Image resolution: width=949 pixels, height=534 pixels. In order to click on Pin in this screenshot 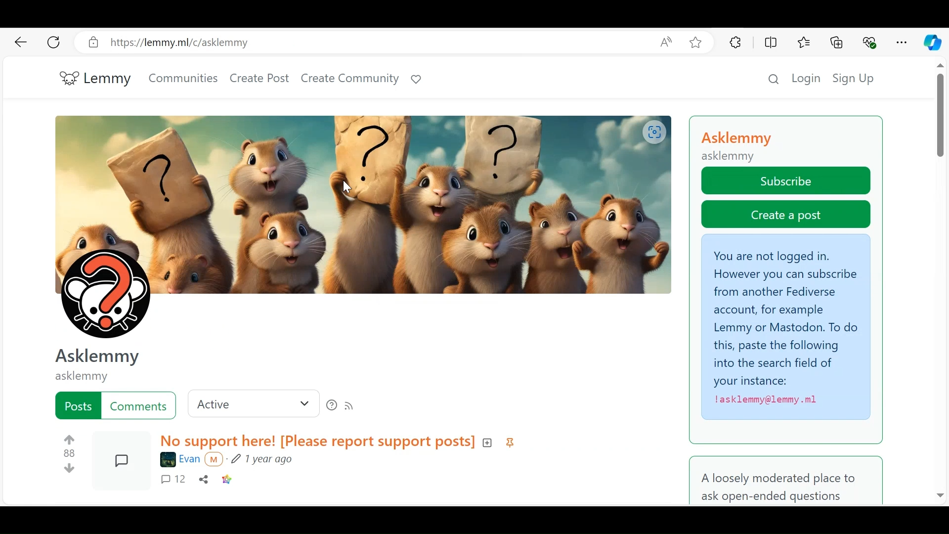, I will do `click(511, 444)`.